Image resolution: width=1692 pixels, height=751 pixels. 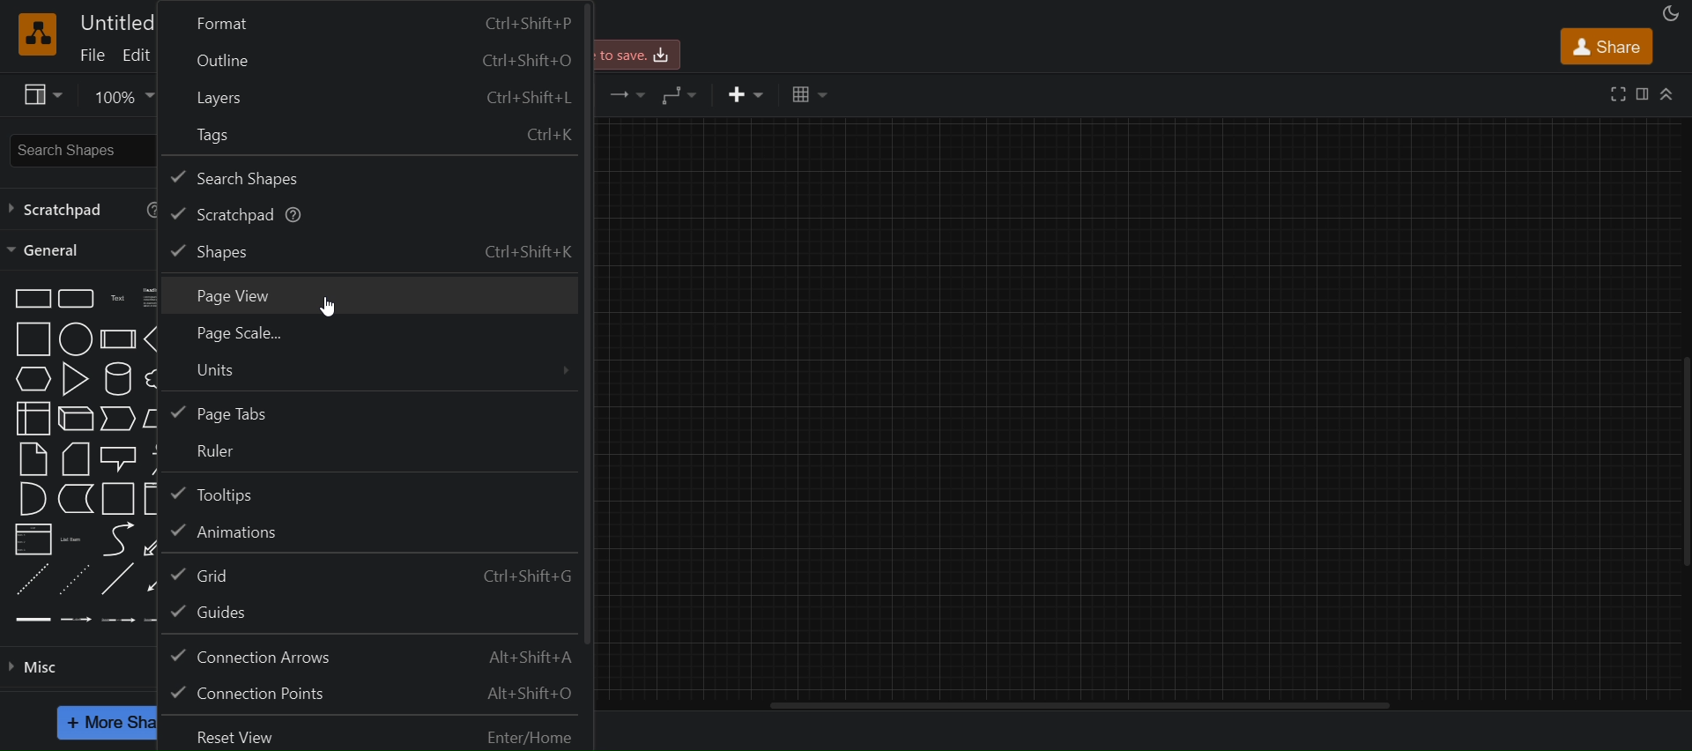 What do you see at coordinates (77, 670) in the screenshot?
I see `misc` at bounding box center [77, 670].